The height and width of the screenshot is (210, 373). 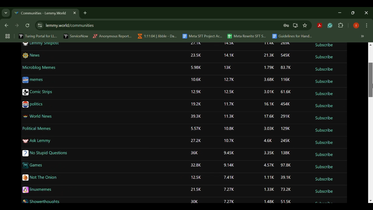 I want to click on Next Webpage, so click(x=17, y=26).